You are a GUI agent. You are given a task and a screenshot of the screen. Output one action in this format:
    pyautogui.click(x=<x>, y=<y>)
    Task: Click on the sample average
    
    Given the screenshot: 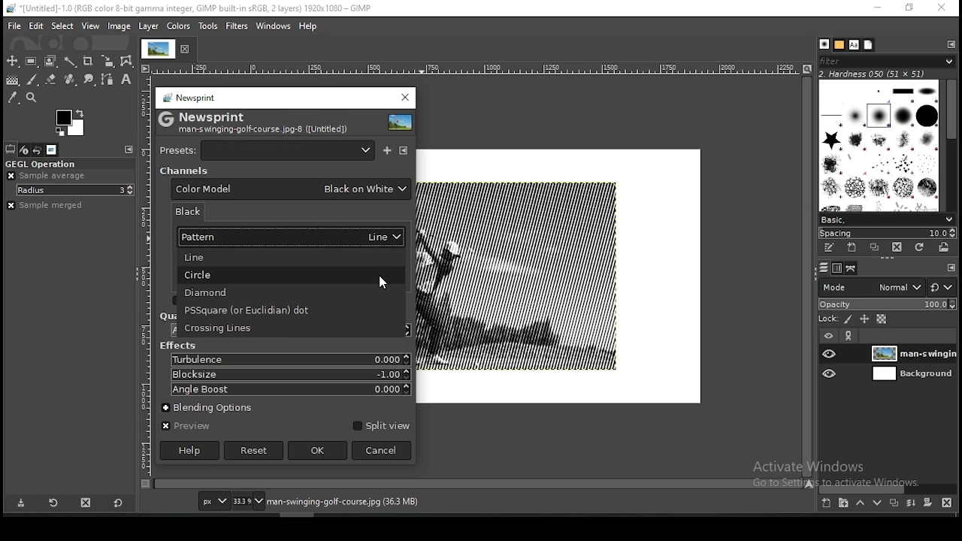 What is the action you would take?
    pyautogui.click(x=49, y=176)
    